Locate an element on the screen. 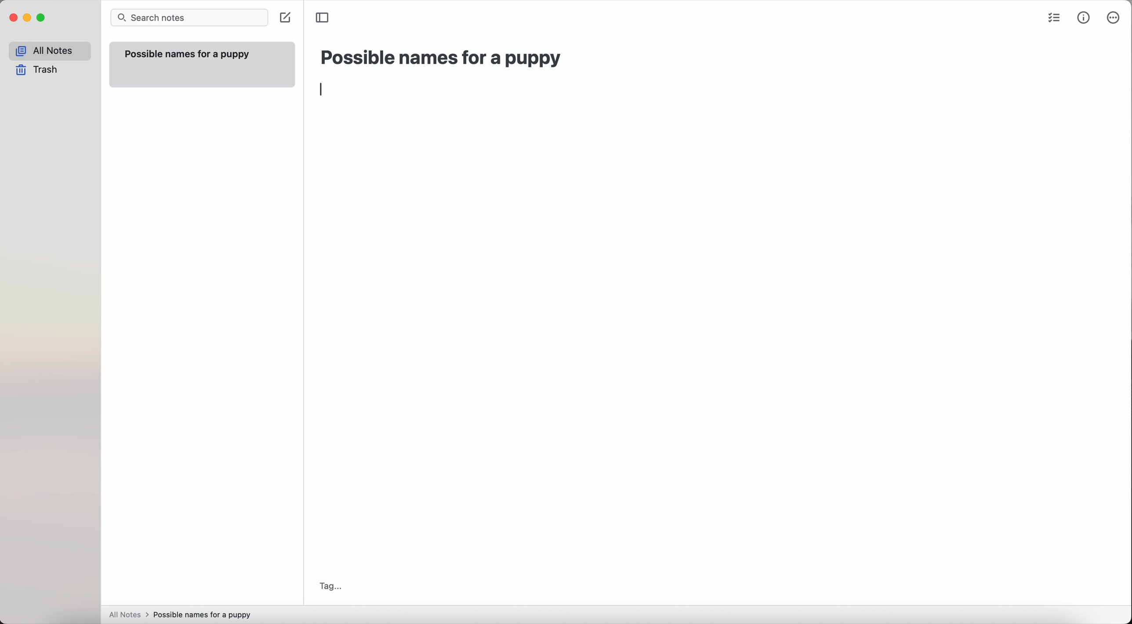  metrics is located at coordinates (1085, 18).